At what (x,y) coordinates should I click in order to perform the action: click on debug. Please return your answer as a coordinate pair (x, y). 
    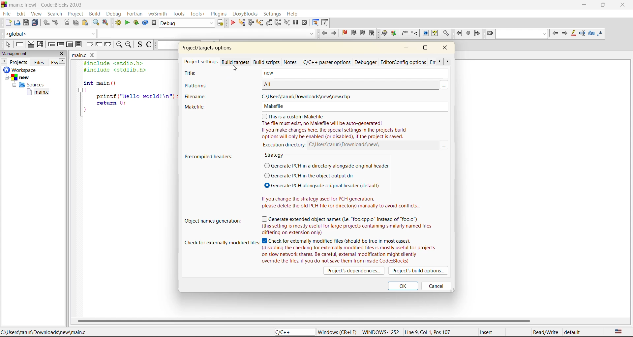
    Looking at the image, I should click on (232, 22).